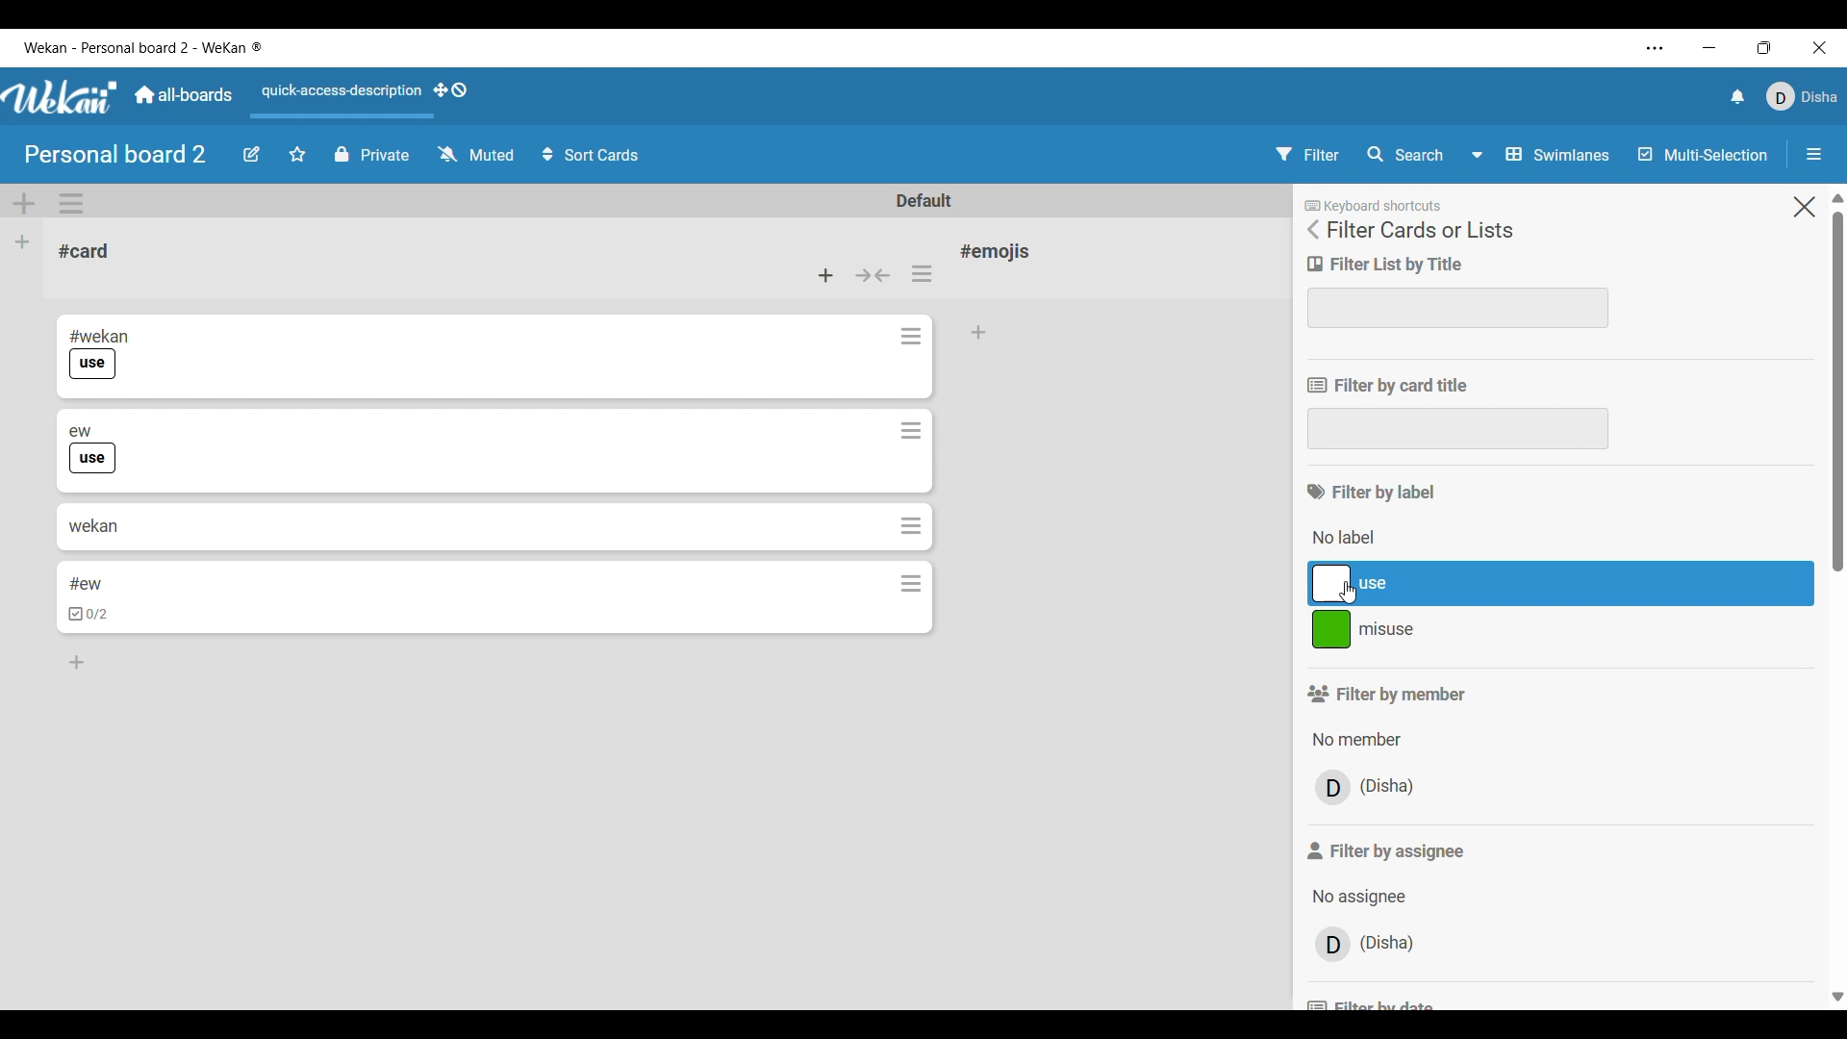 This screenshot has width=1847, height=1039. Describe the element at coordinates (1738, 97) in the screenshot. I see `Notifications ` at that location.